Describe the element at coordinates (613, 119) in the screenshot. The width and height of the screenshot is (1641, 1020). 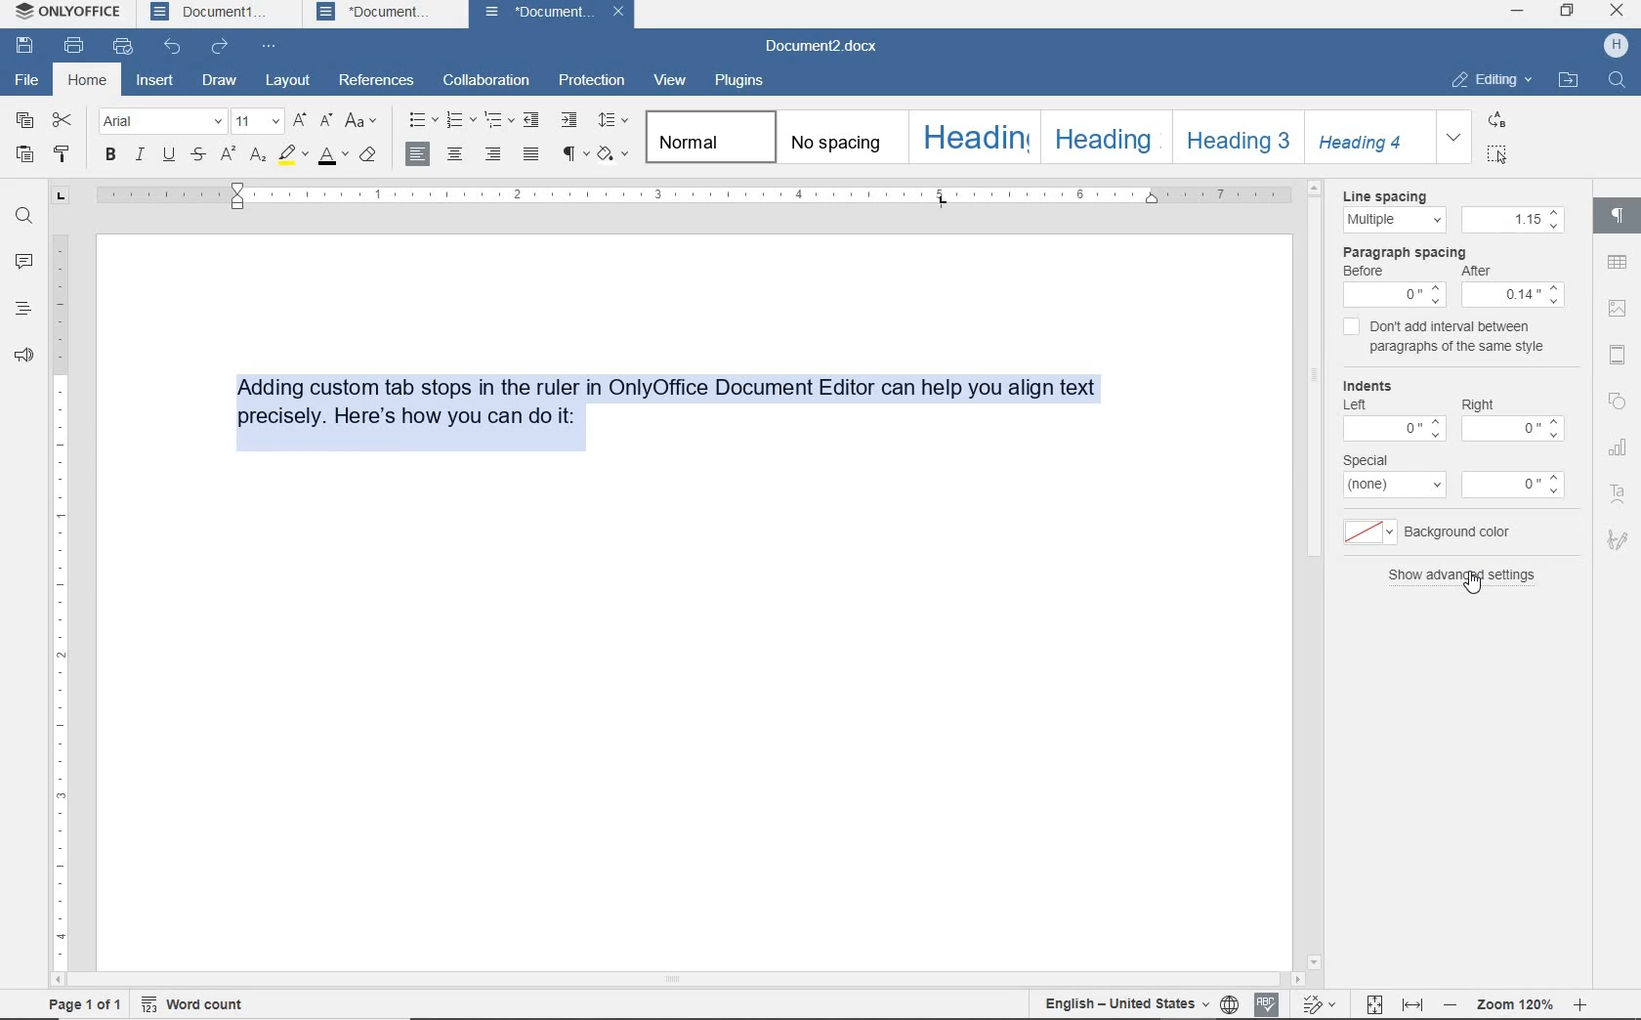
I see `paragraph line spacing` at that location.